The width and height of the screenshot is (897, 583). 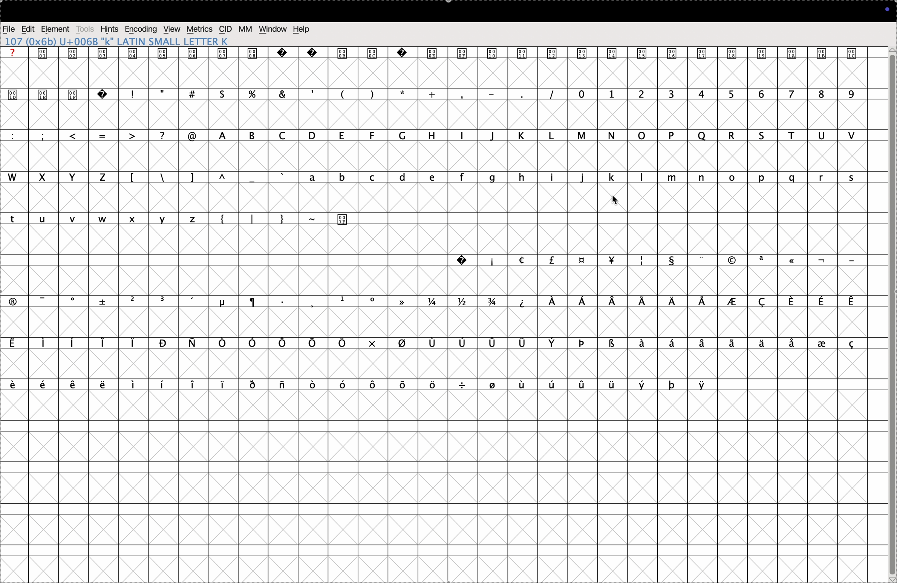 I want to click on n, so click(x=698, y=178).